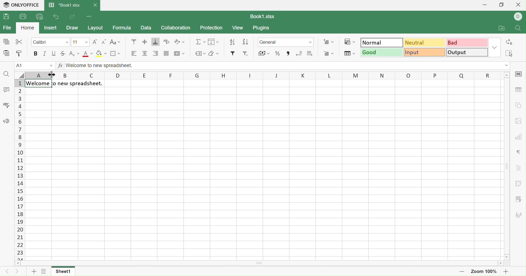 This screenshot has width=526, height=276. Describe the element at coordinates (509, 42) in the screenshot. I see `Replace` at that location.